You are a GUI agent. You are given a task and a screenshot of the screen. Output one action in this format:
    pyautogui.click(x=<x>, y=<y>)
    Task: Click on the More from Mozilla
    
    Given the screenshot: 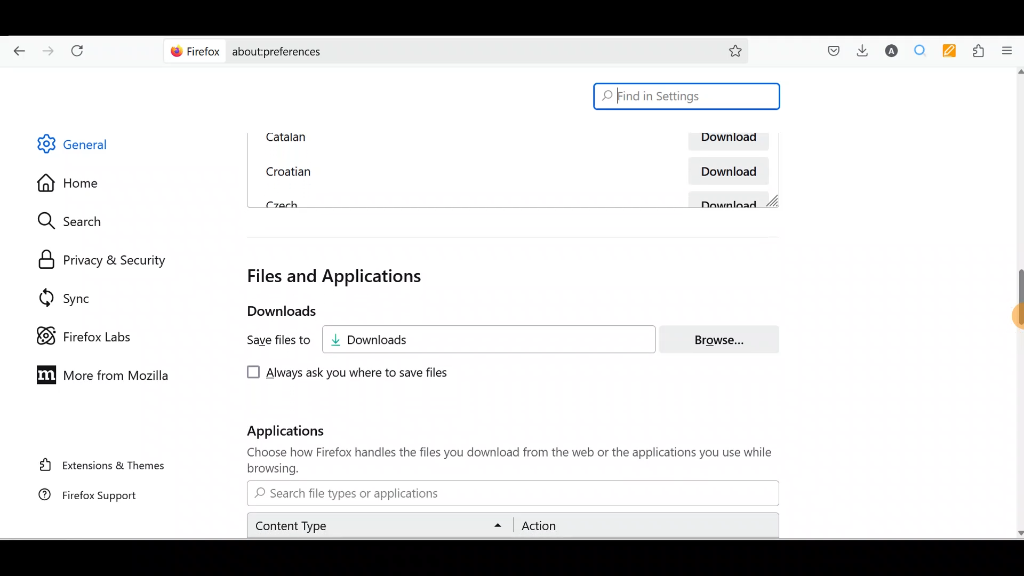 What is the action you would take?
    pyautogui.click(x=105, y=377)
    